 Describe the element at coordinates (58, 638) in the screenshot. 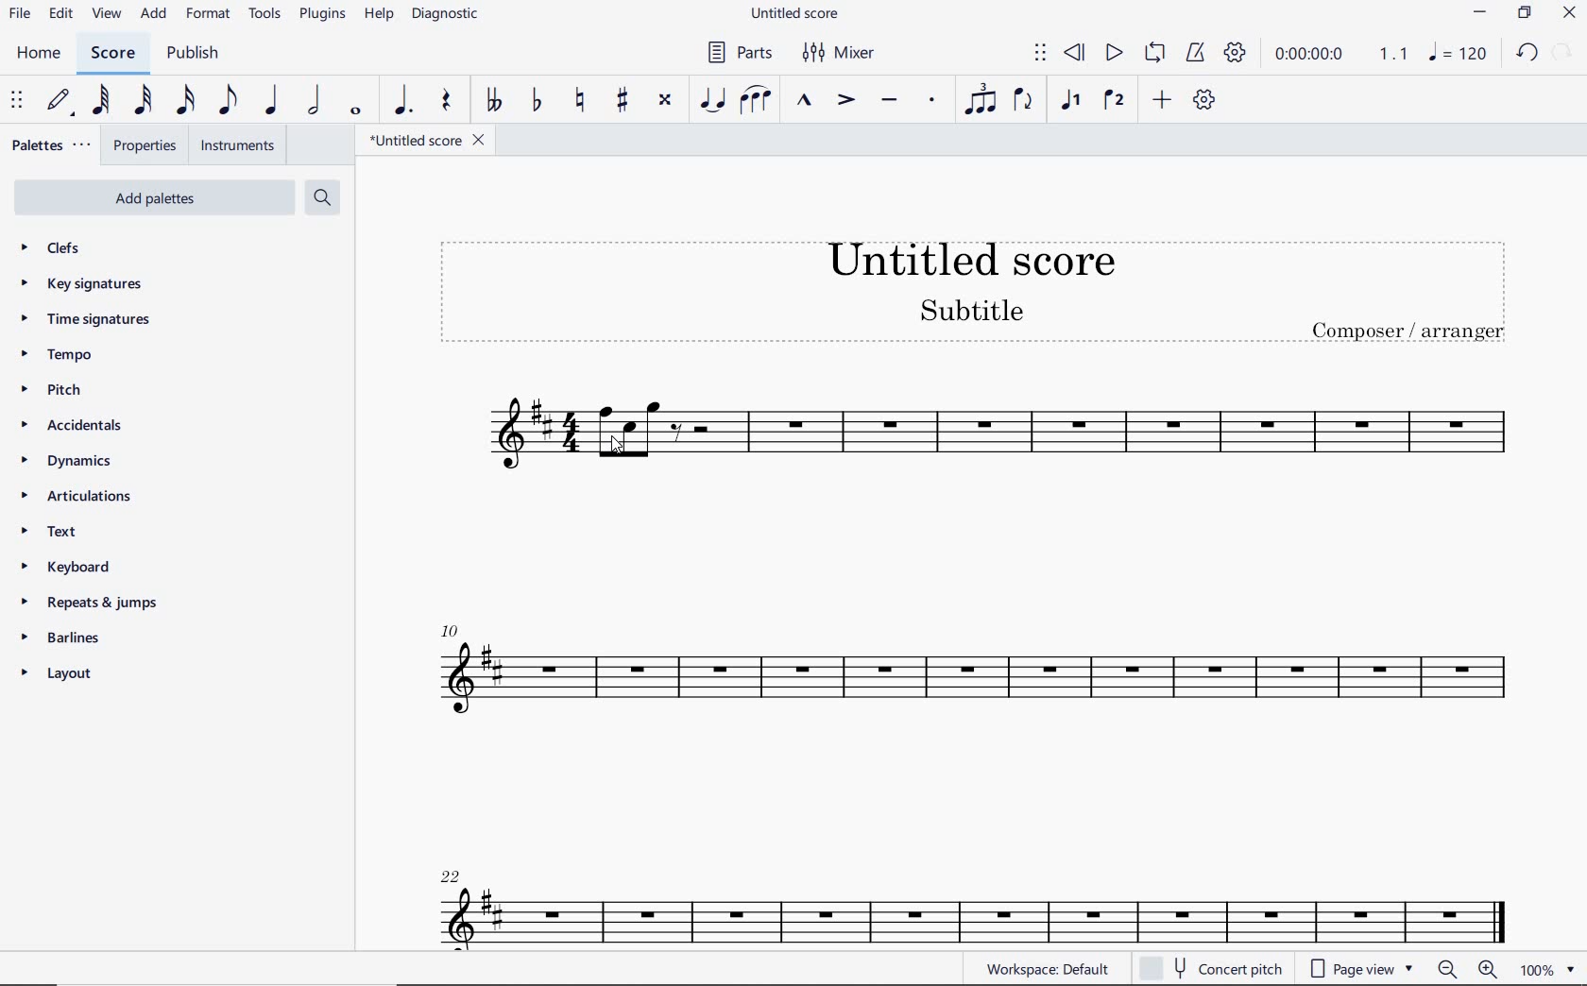

I see `BARLINES` at that location.